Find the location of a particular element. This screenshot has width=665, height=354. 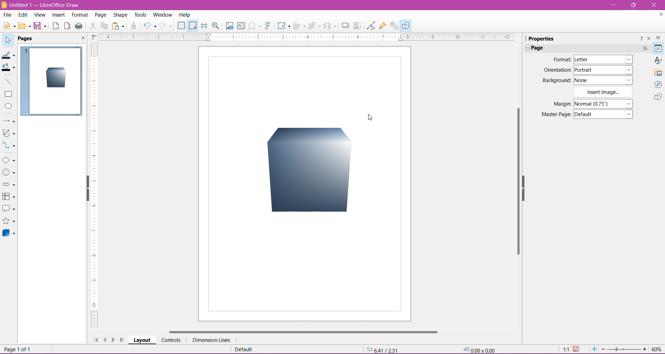

Hide is located at coordinates (86, 189).